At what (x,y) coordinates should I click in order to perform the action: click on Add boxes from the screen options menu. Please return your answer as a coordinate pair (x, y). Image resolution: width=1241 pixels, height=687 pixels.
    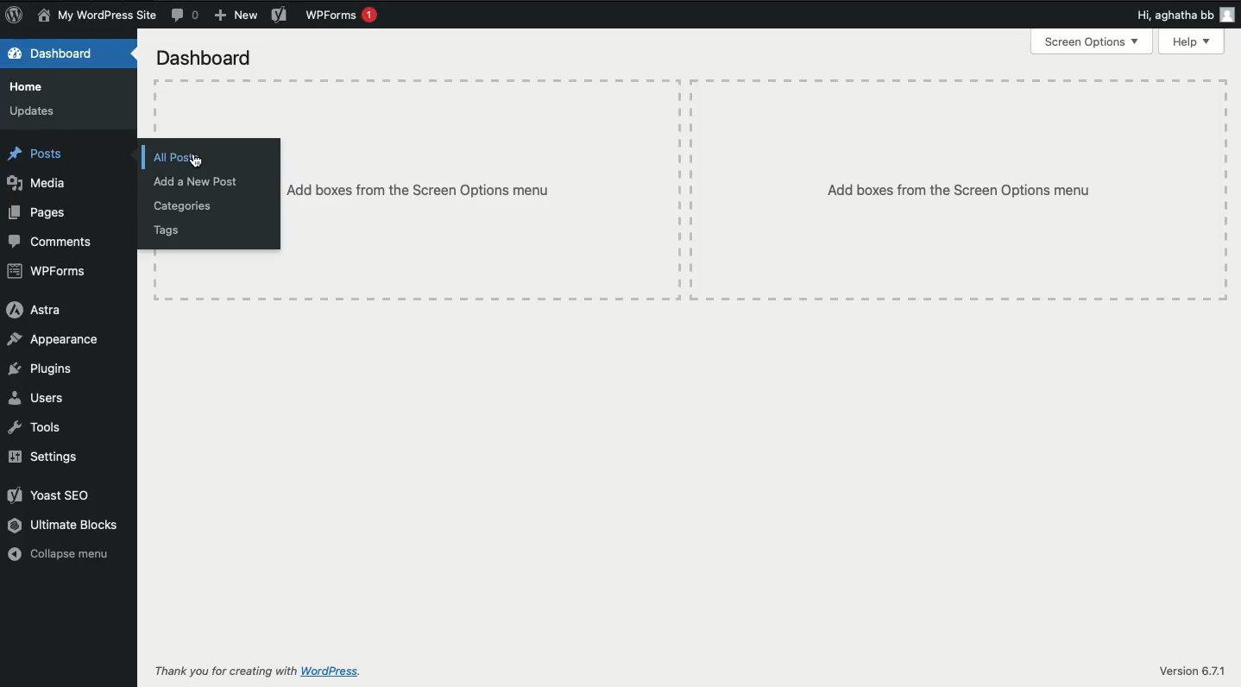
    Looking at the image, I should click on (958, 191).